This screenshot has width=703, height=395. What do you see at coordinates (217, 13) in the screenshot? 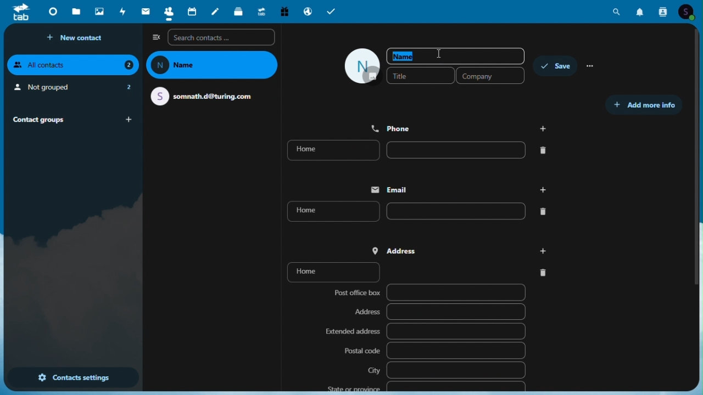
I see `Notes` at bounding box center [217, 13].